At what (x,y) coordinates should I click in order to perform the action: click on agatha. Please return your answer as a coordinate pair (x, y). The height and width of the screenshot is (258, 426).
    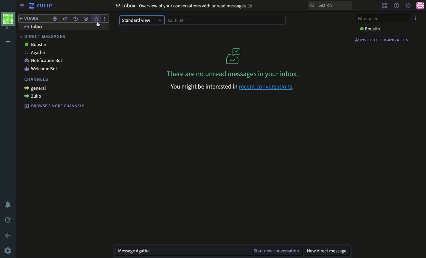
    Looking at the image, I should click on (34, 53).